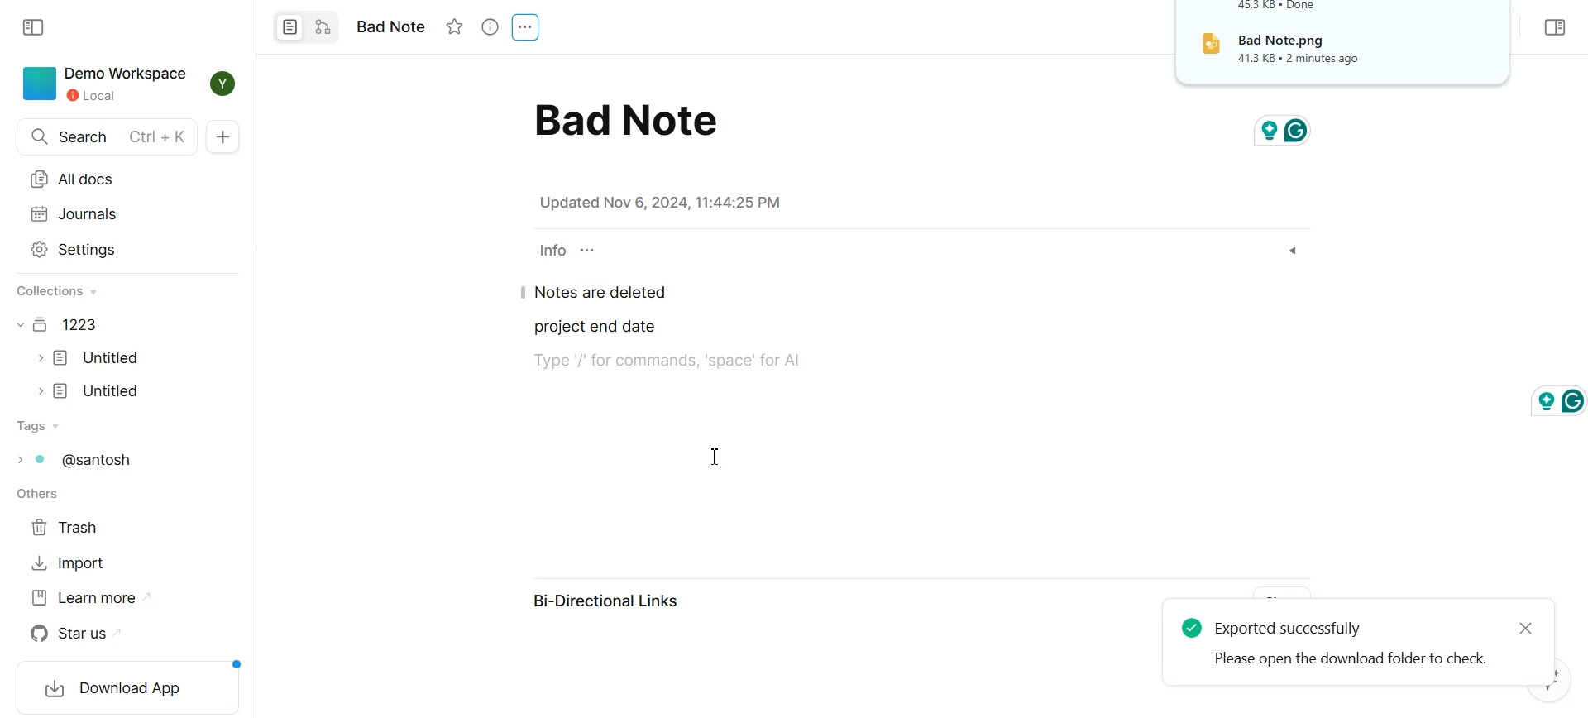 Image resolution: width=1588 pixels, height=718 pixels. I want to click on Settings, so click(105, 250).